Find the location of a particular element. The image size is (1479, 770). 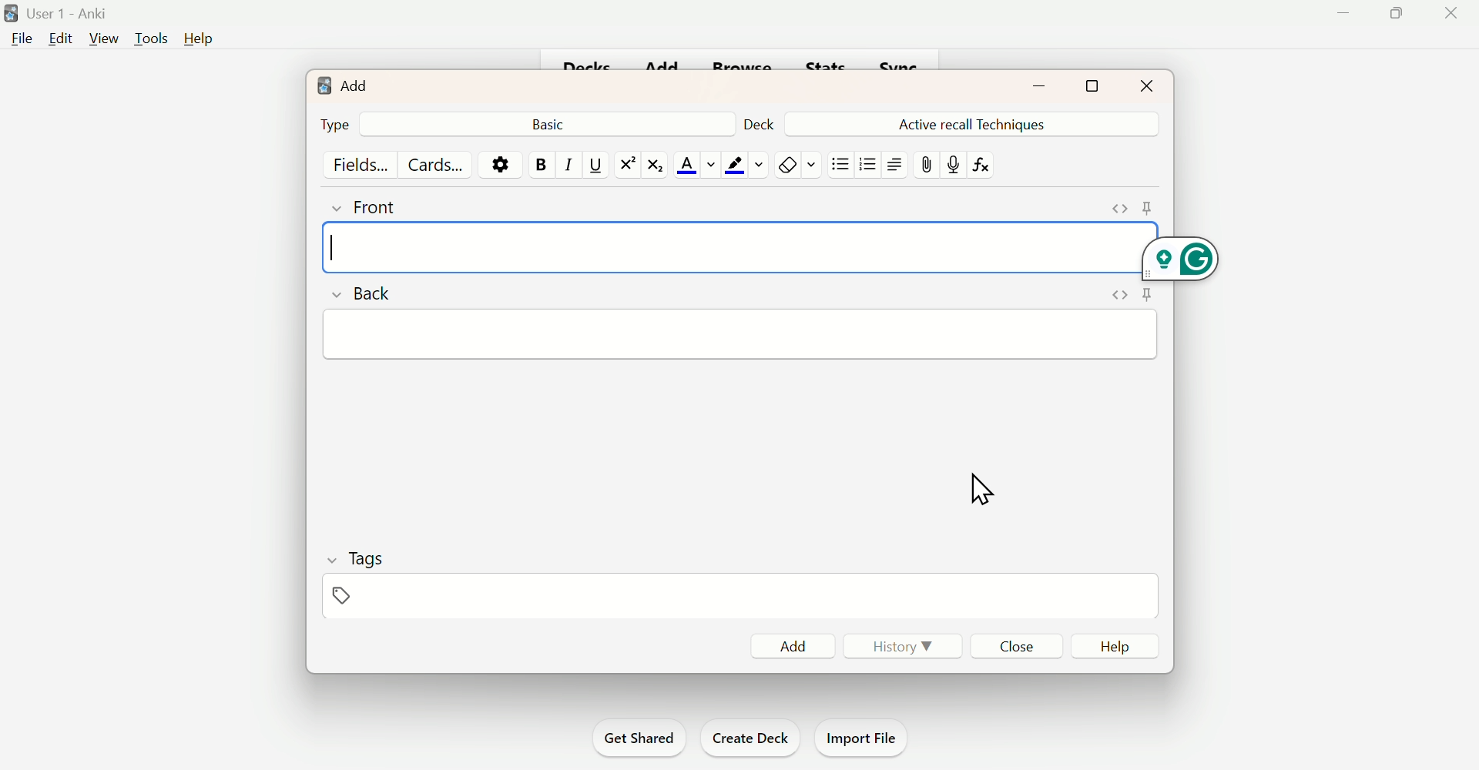

Bold is located at coordinates (541, 162).